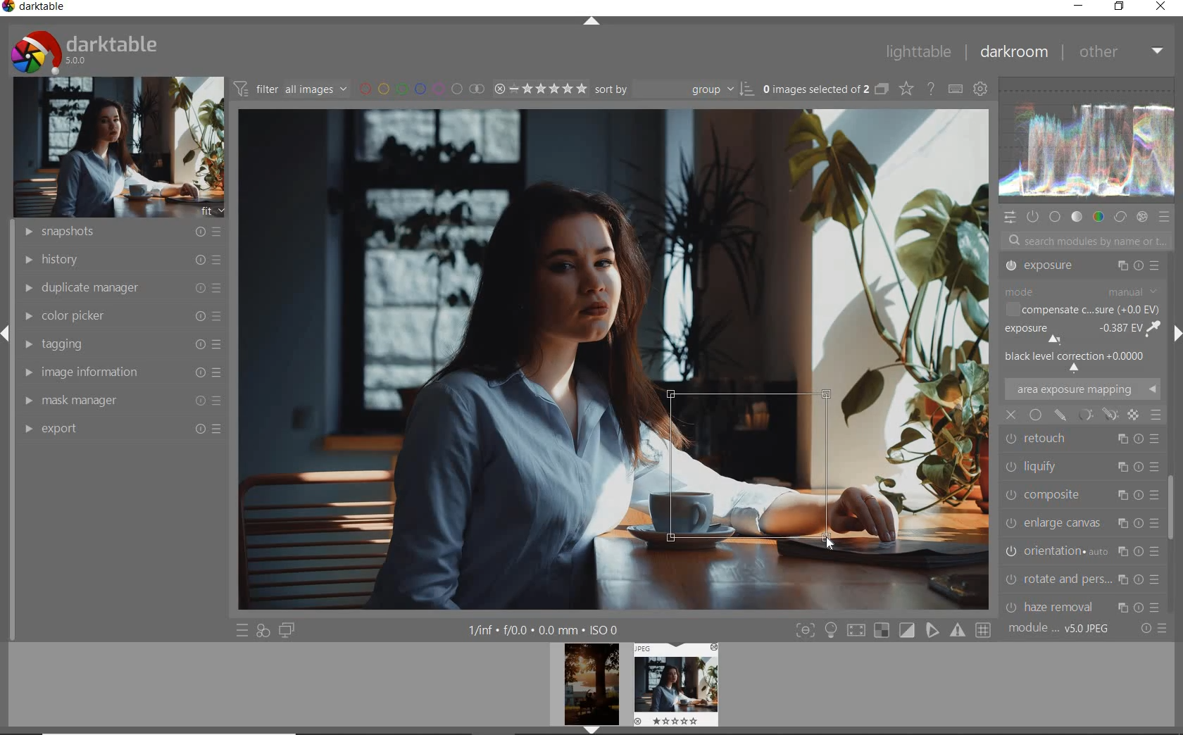 The width and height of the screenshot is (1183, 735). What do you see at coordinates (672, 90) in the screenshot?
I see `SORT` at bounding box center [672, 90].